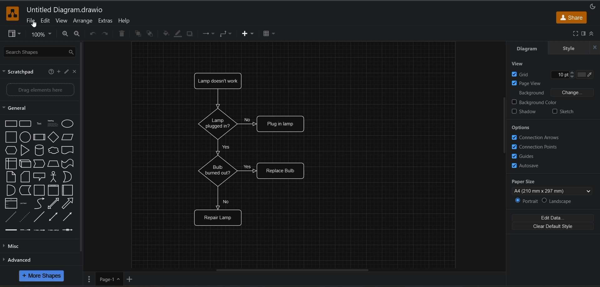 Image resolution: width=600 pixels, height=287 pixels. What do you see at coordinates (14, 34) in the screenshot?
I see `view` at bounding box center [14, 34].